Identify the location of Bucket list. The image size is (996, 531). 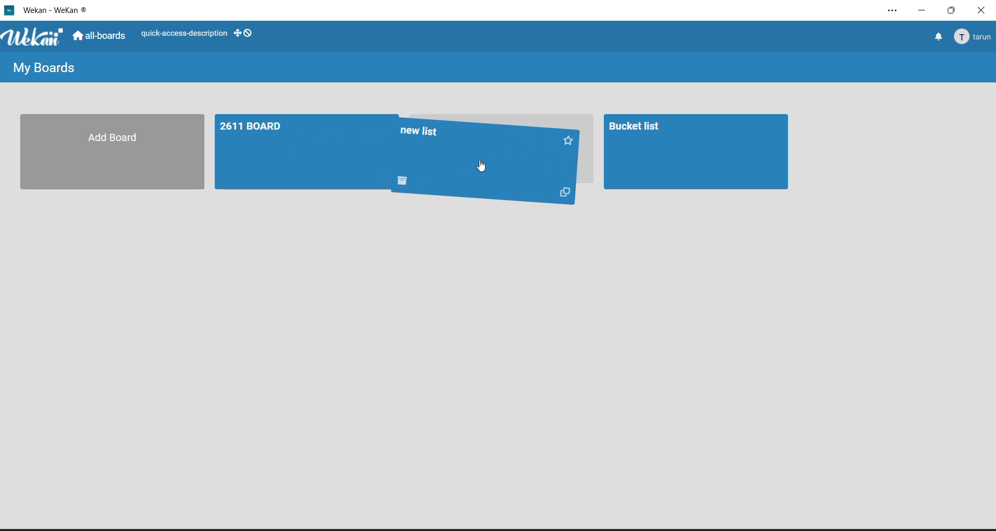
(694, 152).